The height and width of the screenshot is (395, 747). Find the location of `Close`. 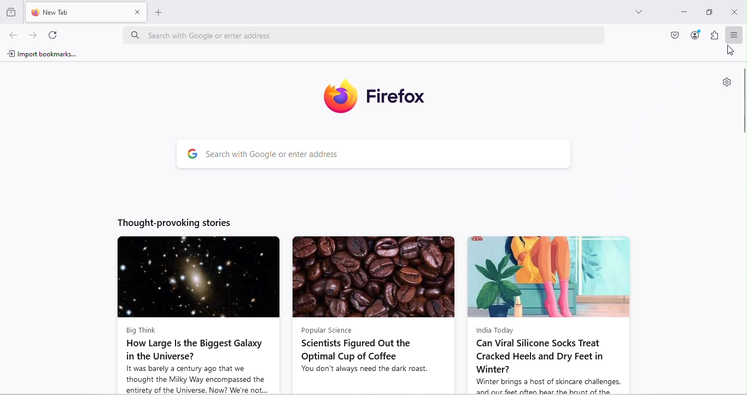

Close is located at coordinates (731, 13).